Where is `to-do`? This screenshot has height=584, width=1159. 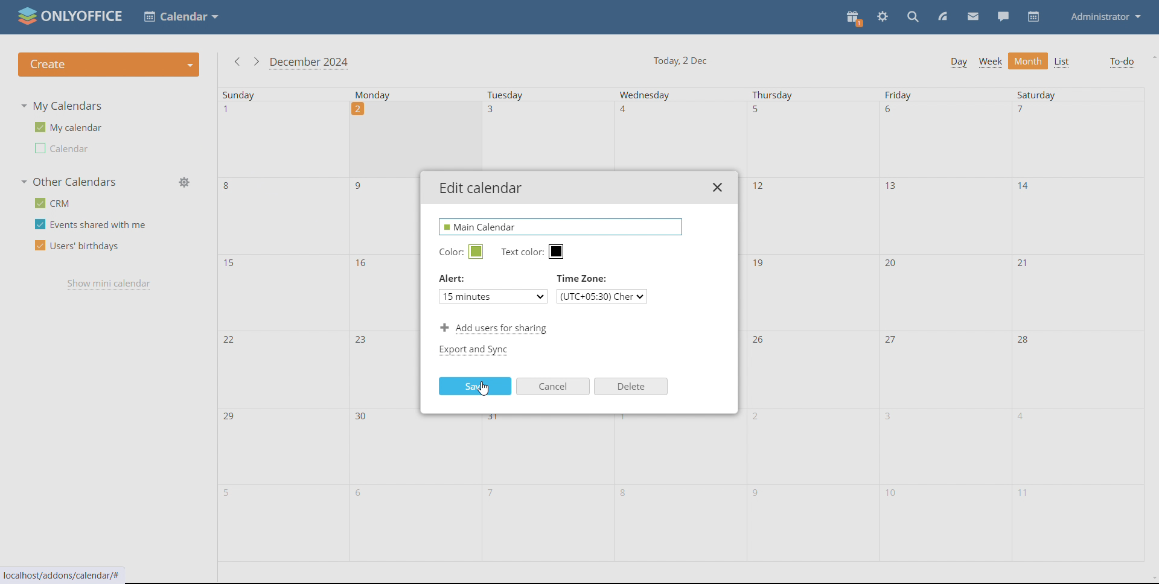 to-do is located at coordinates (1122, 62).